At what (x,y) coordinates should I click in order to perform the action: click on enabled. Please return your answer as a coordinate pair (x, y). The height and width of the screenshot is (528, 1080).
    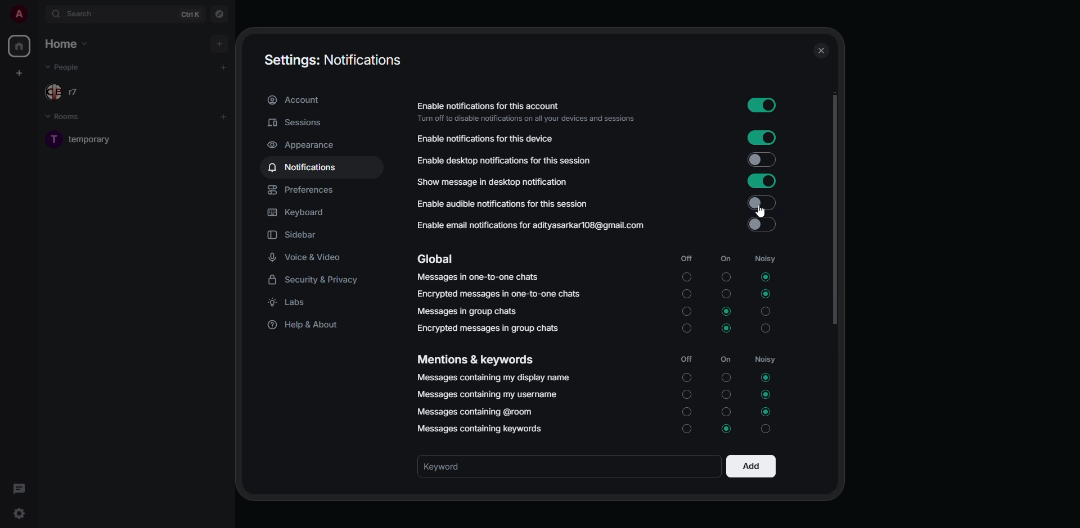
    Looking at the image, I should click on (760, 202).